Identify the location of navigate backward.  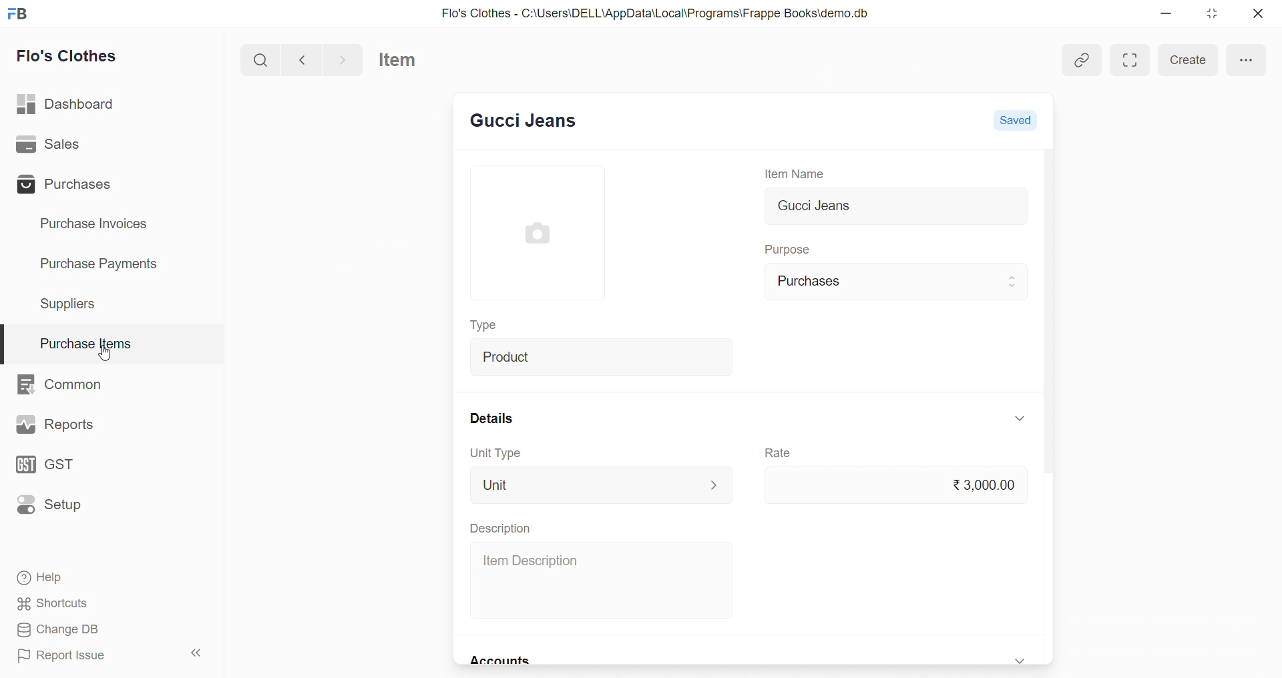
(302, 59).